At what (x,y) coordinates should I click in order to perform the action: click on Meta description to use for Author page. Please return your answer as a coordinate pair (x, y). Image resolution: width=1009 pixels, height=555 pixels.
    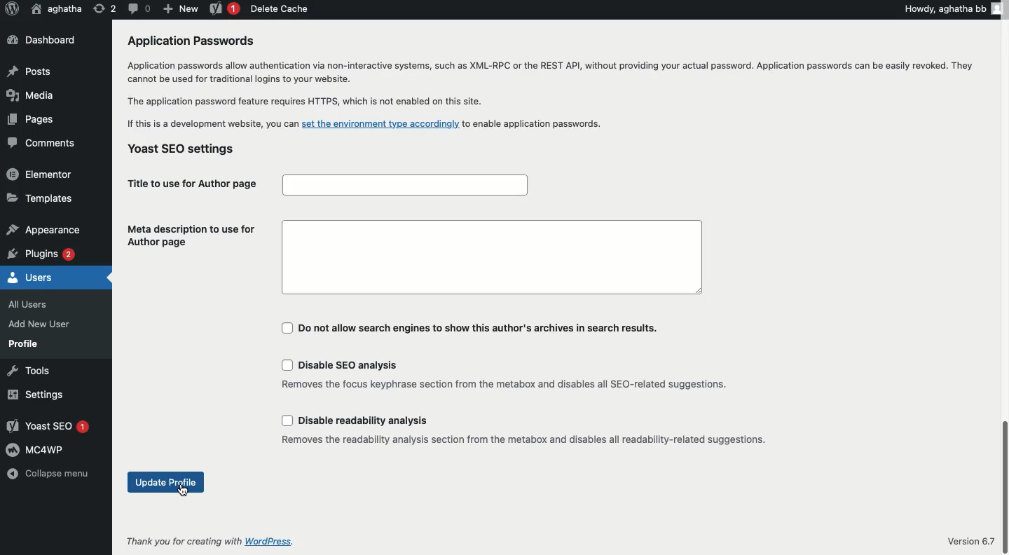
    Looking at the image, I should click on (421, 257).